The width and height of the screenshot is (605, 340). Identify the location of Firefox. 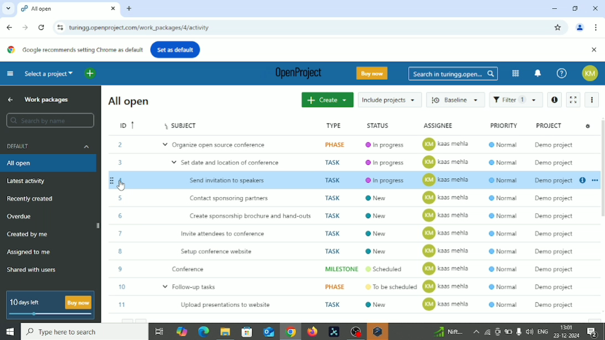
(312, 332).